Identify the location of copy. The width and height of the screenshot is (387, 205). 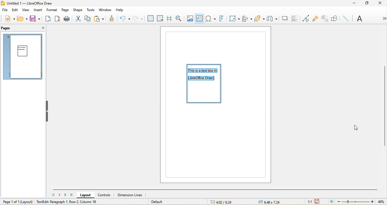
(88, 19).